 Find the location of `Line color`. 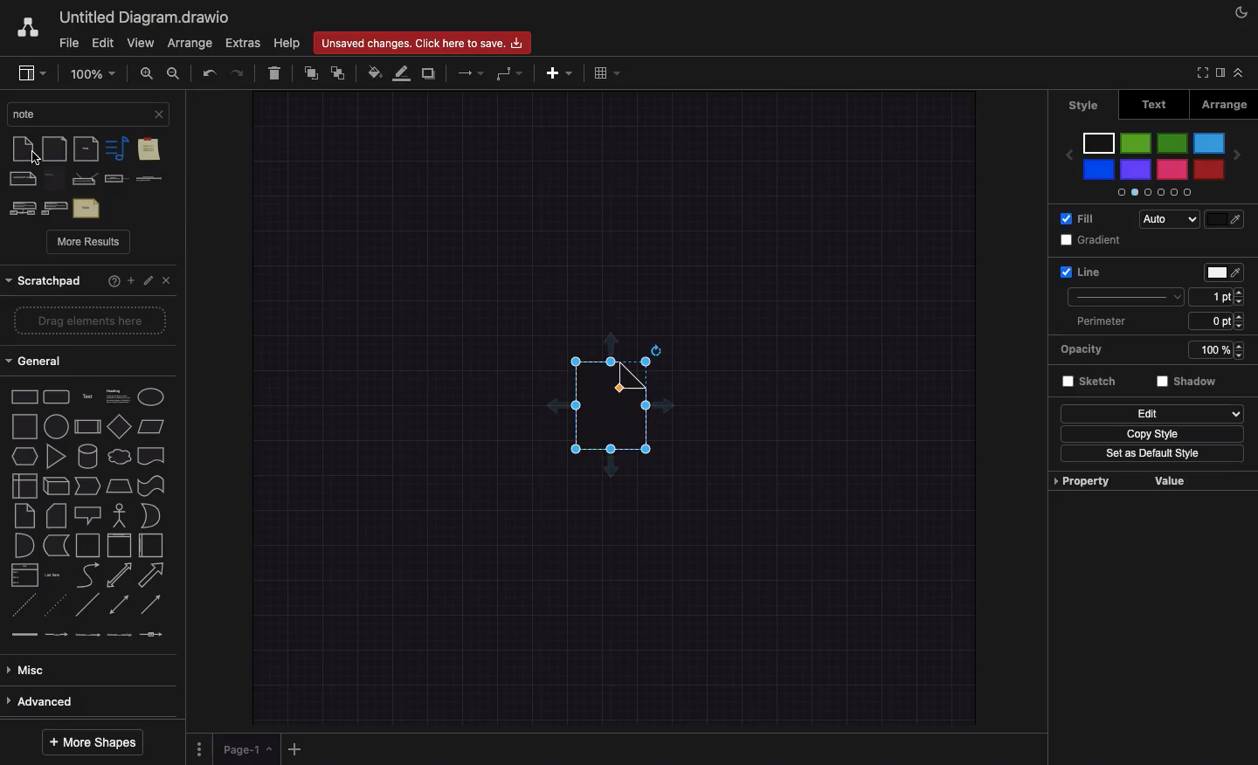

Line color is located at coordinates (402, 72).